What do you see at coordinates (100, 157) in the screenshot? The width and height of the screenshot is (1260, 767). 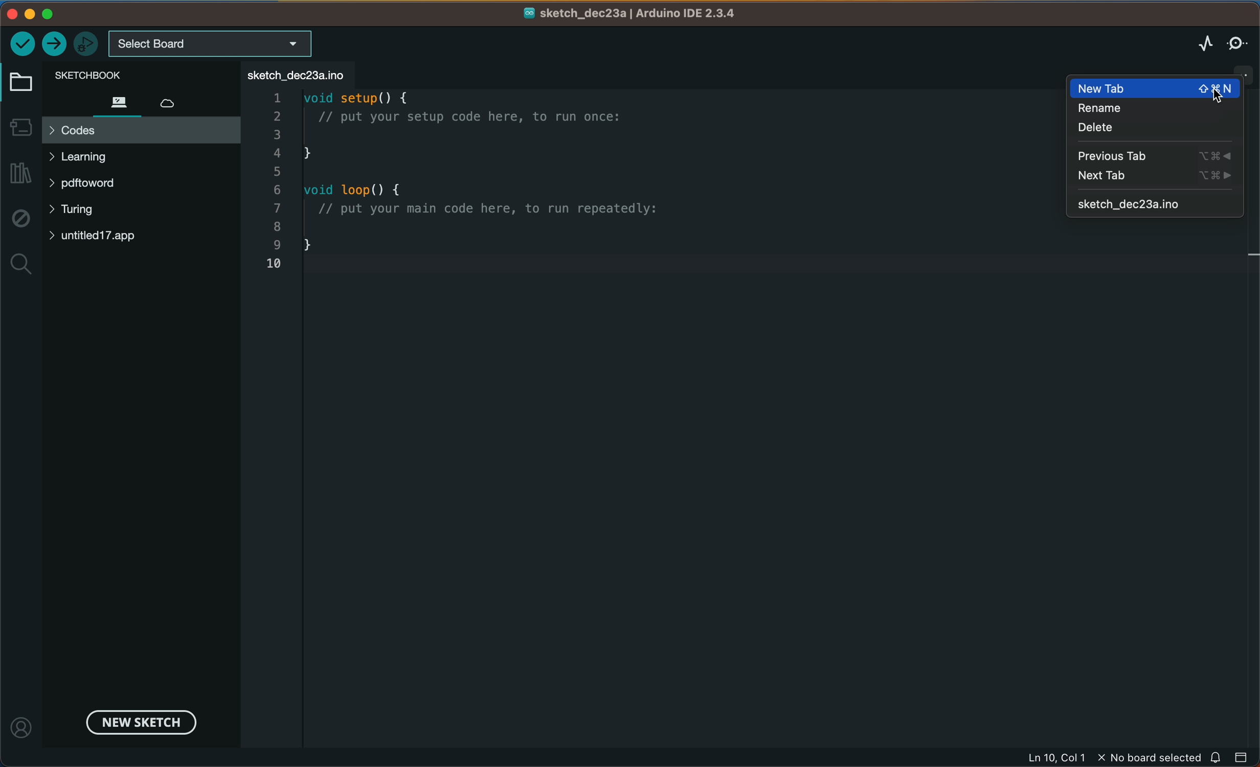 I see `learning` at bounding box center [100, 157].